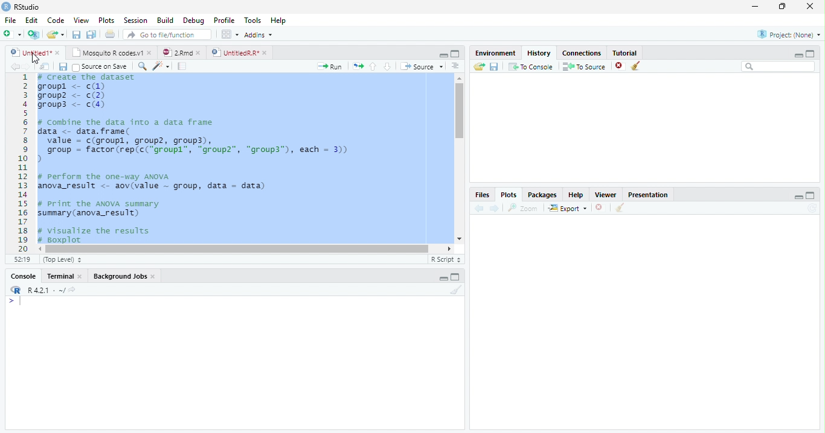  Describe the element at coordinates (36, 52) in the screenshot. I see `Untitled` at that location.